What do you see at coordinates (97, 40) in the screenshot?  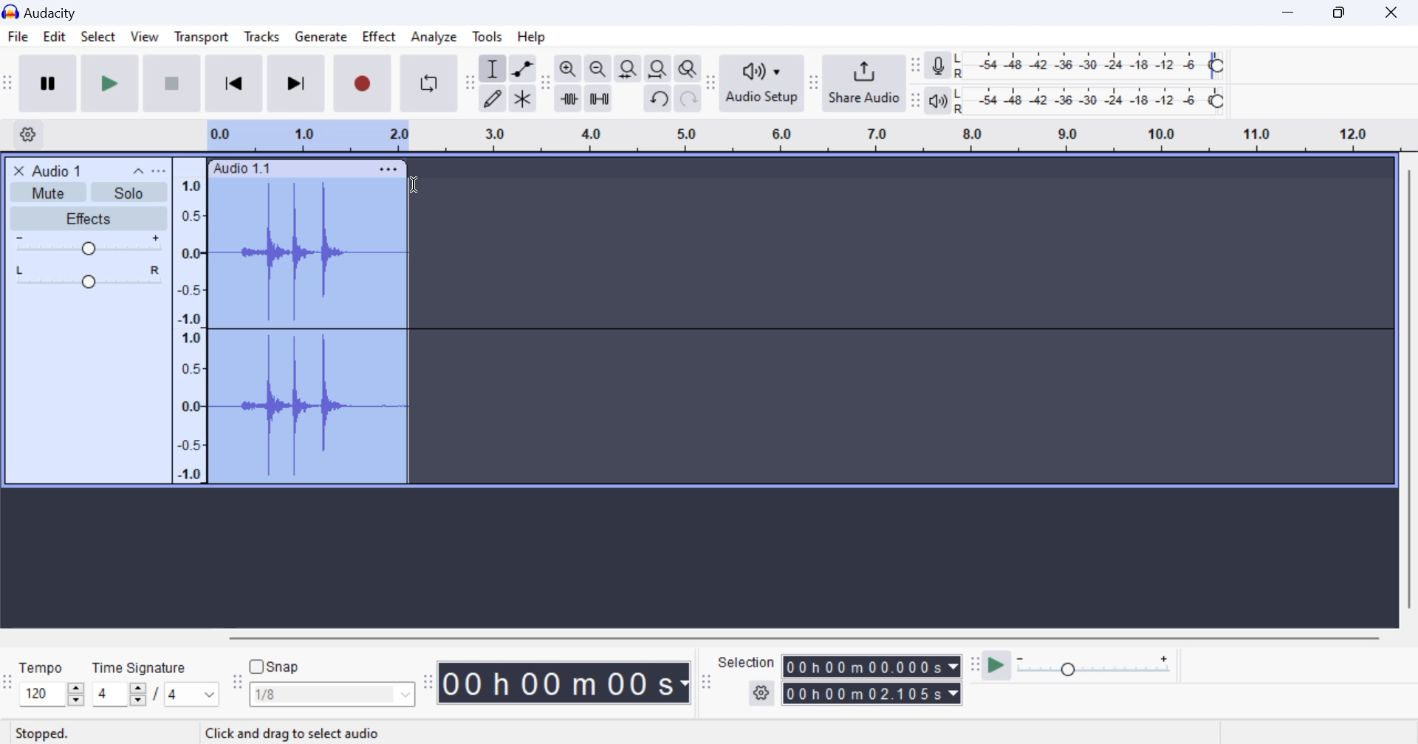 I see `Select` at bounding box center [97, 40].